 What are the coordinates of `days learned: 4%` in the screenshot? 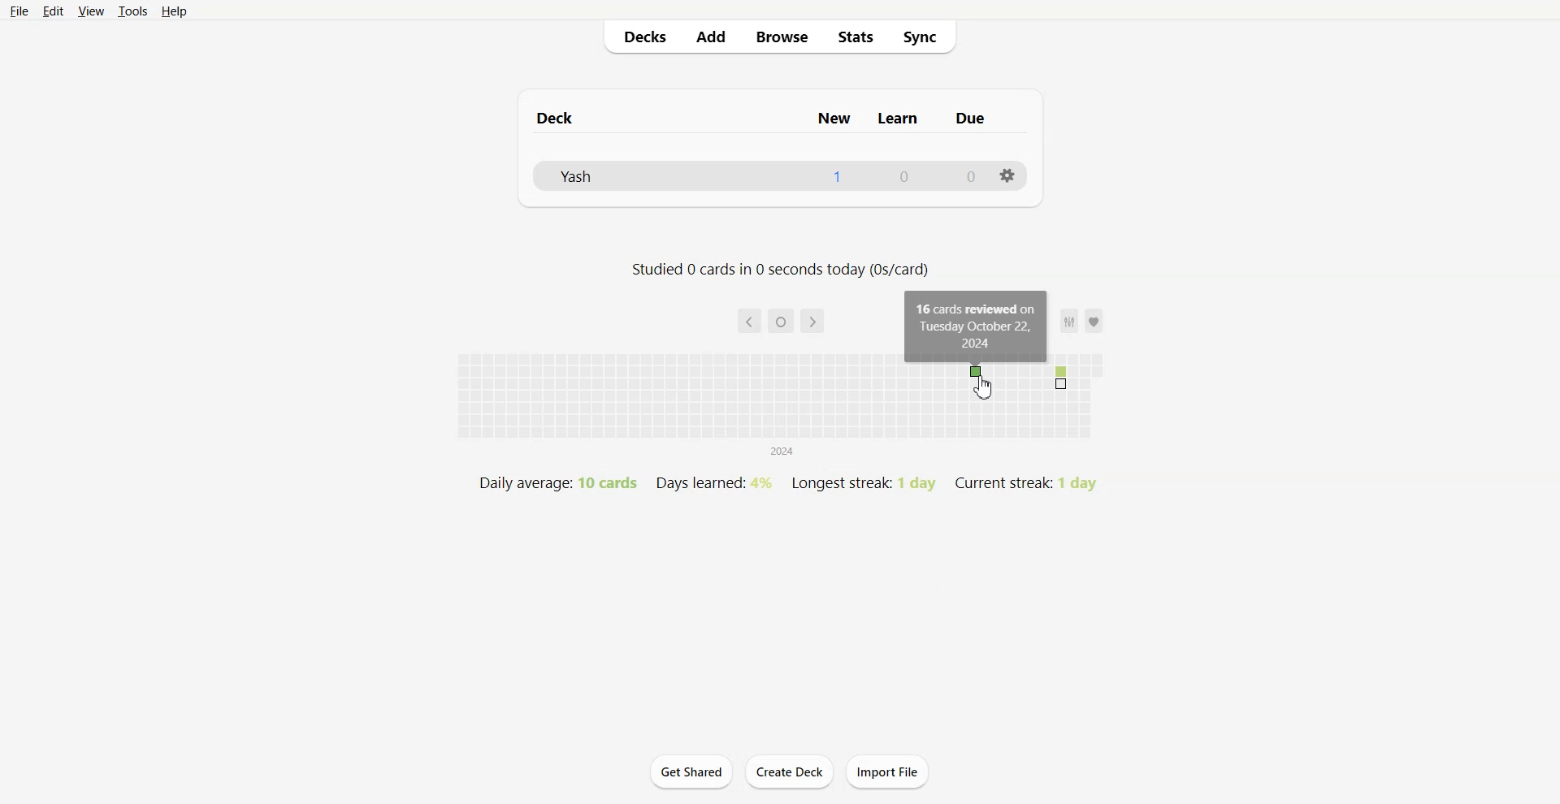 It's located at (712, 482).